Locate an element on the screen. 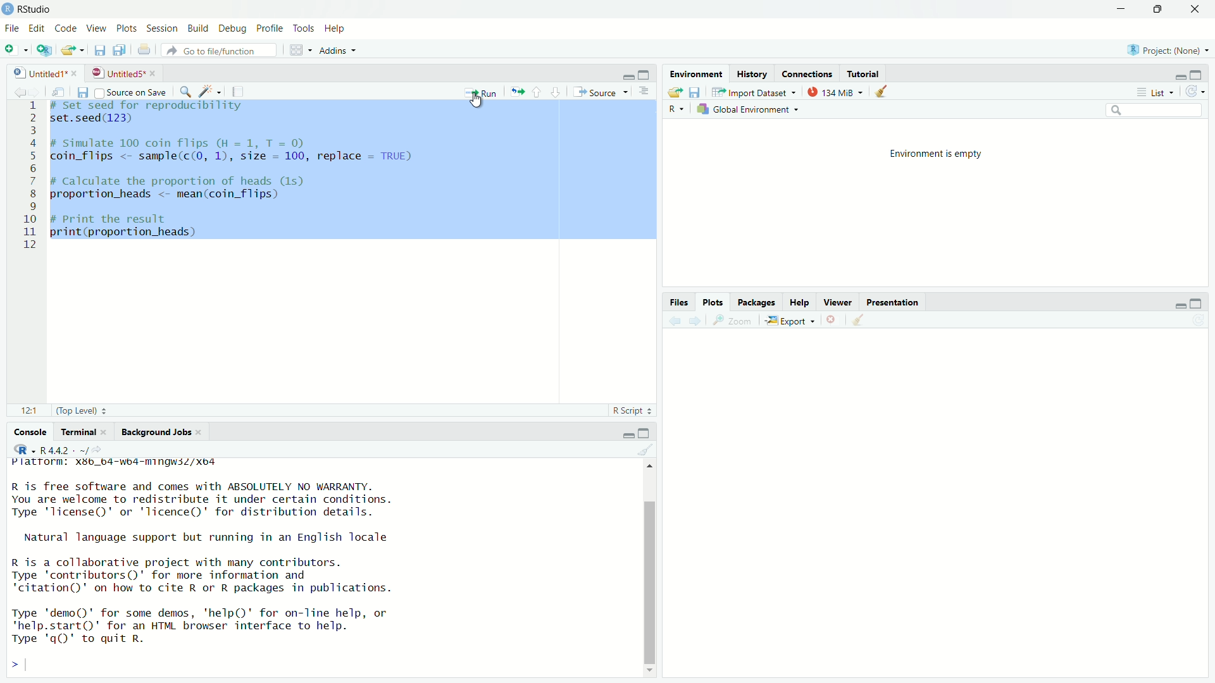  typing cursor is located at coordinates (31, 664).